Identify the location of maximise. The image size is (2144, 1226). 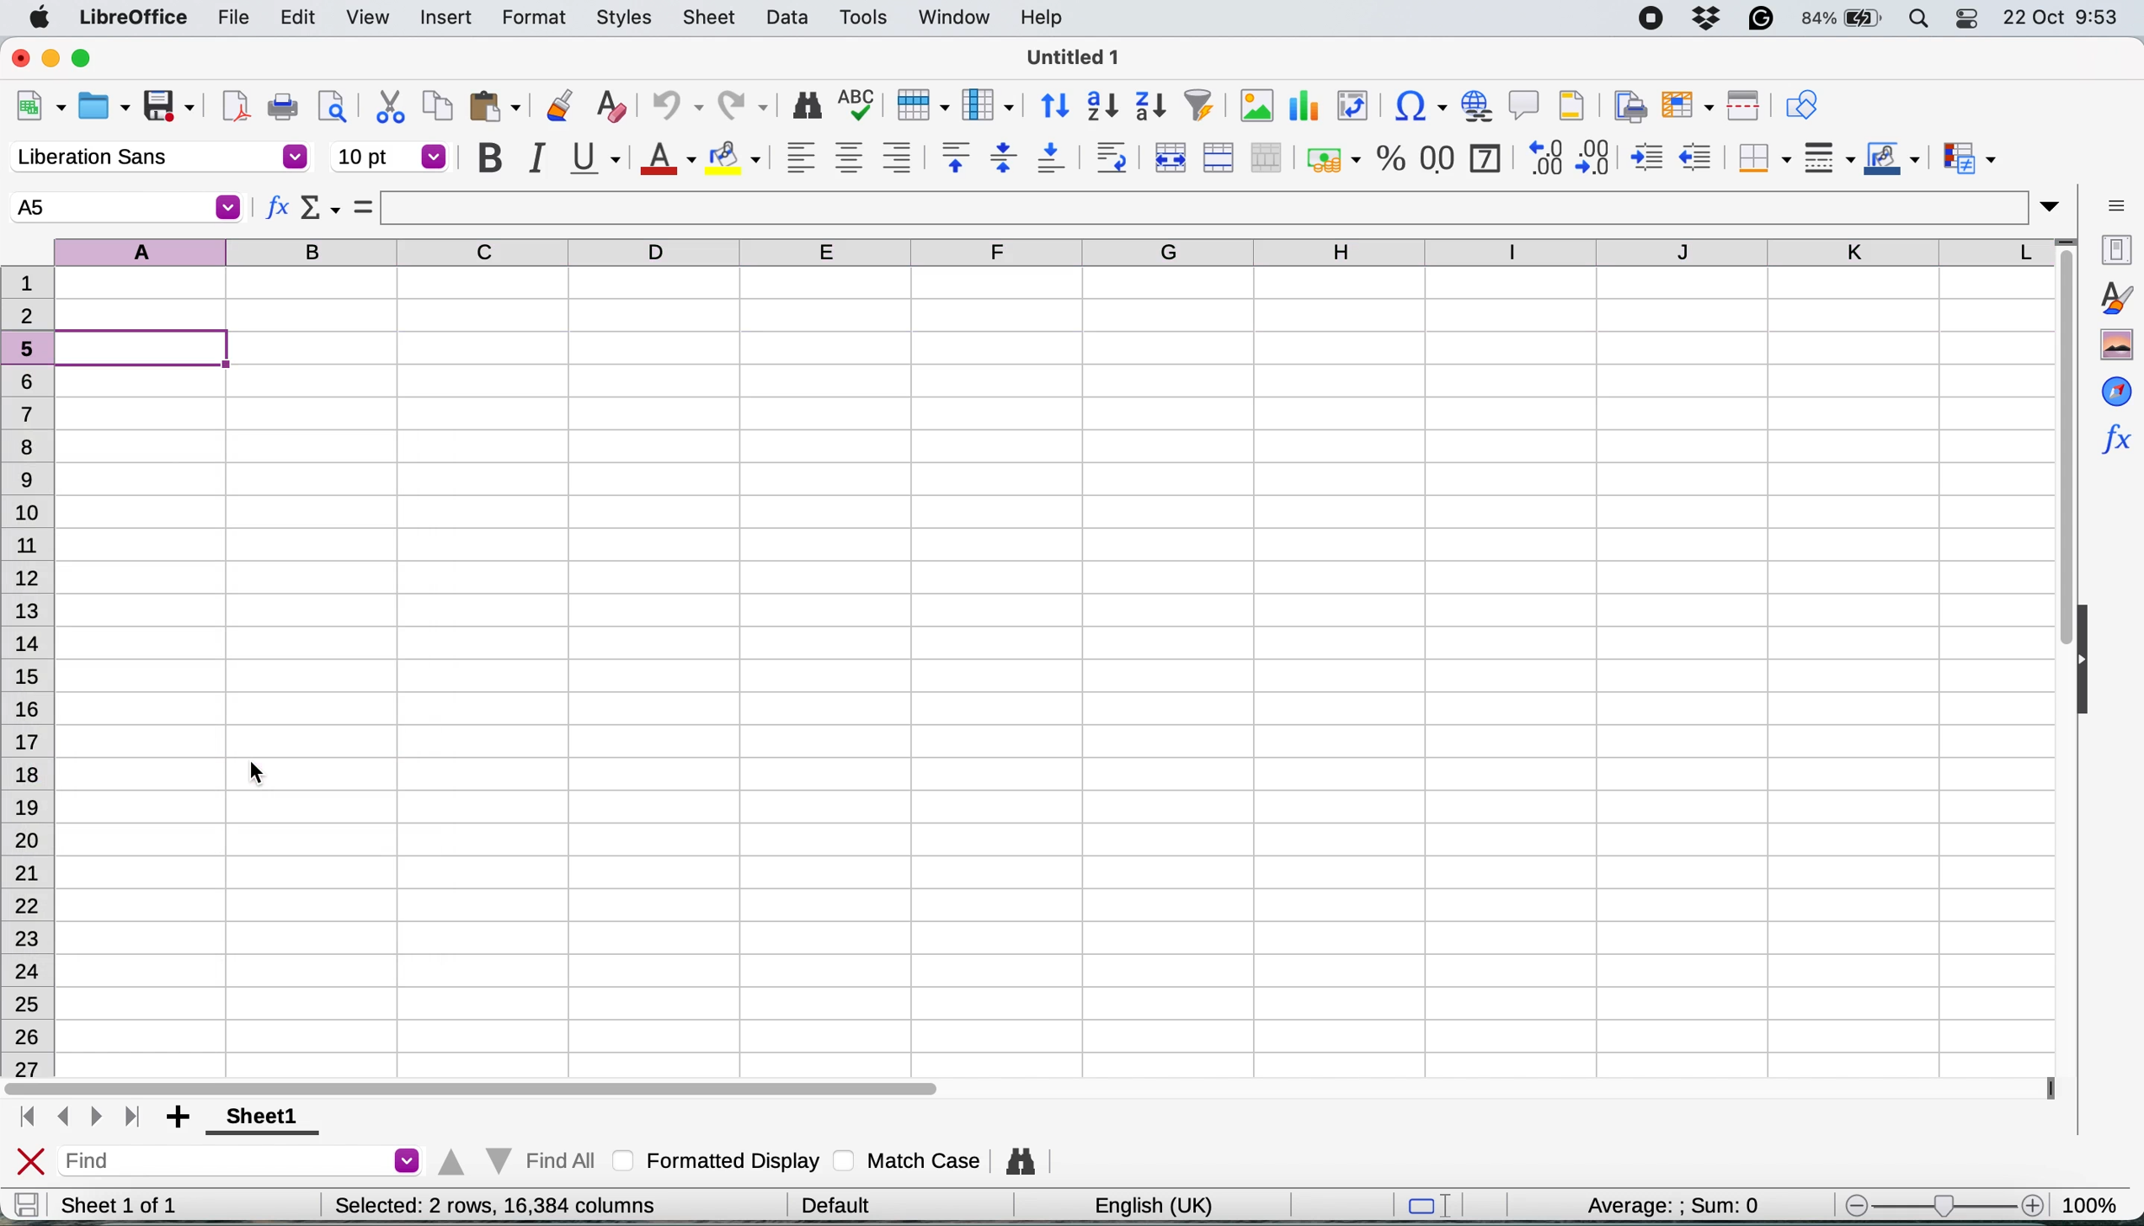
(89, 59).